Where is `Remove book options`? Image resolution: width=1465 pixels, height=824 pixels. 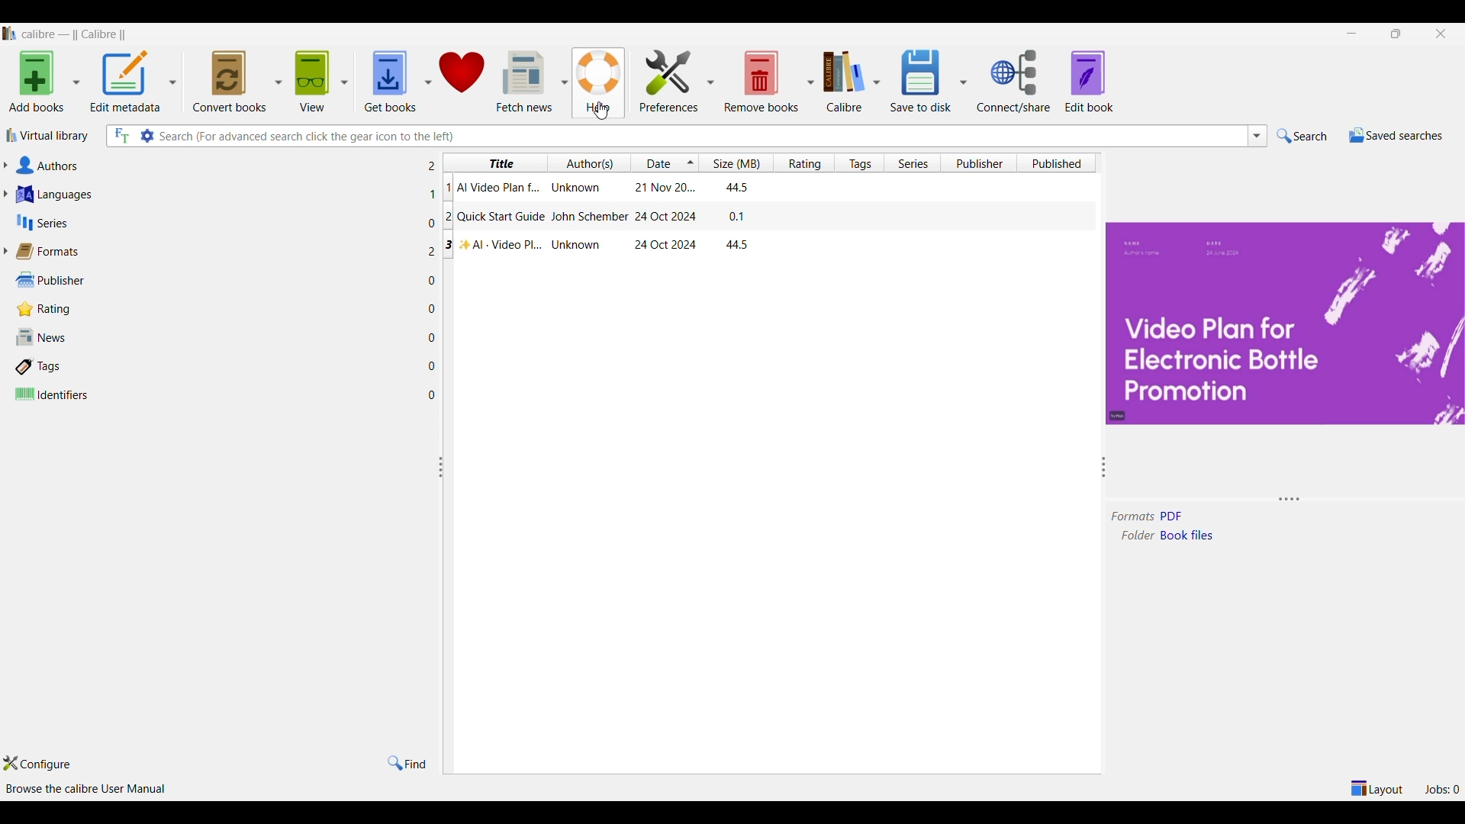
Remove book options is located at coordinates (810, 82).